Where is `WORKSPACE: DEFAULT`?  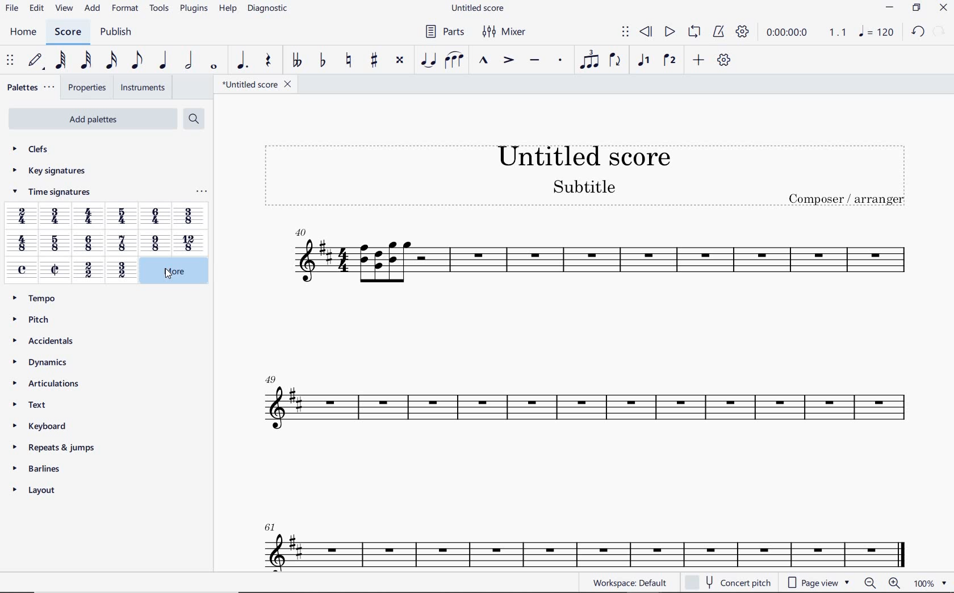 WORKSPACE: DEFAULT is located at coordinates (628, 583).